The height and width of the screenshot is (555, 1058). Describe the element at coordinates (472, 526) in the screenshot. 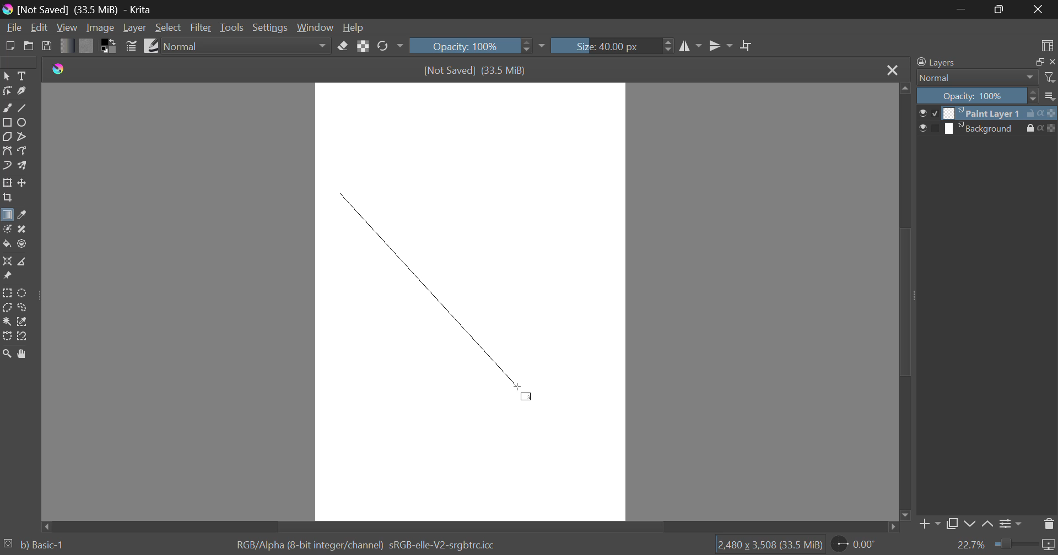

I see `Scroll Bar` at that location.